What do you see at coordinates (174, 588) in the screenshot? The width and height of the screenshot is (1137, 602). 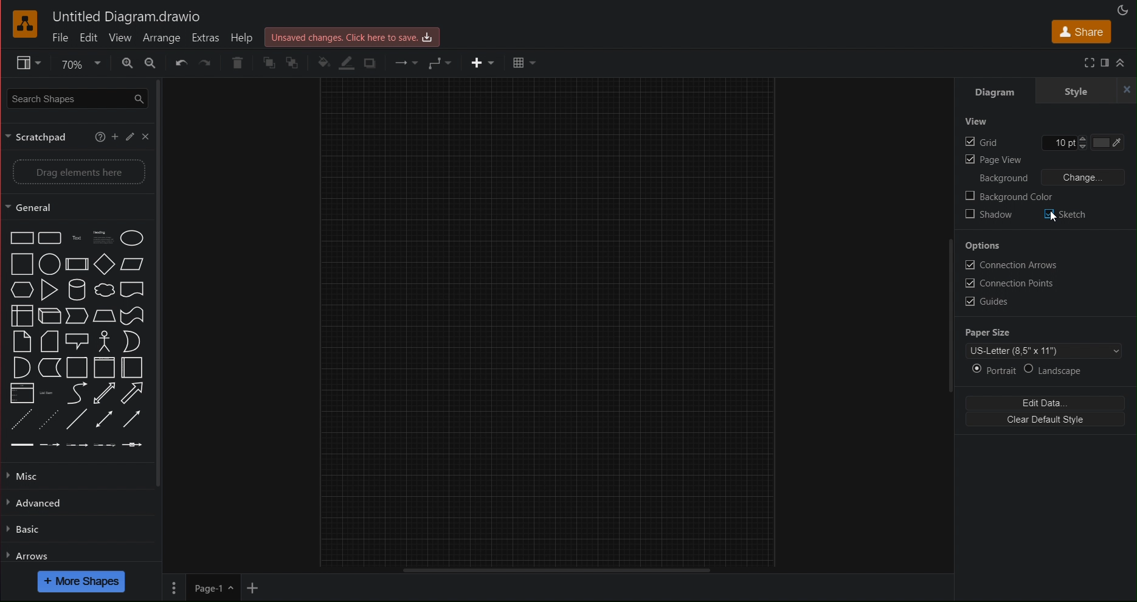 I see `Pages` at bounding box center [174, 588].